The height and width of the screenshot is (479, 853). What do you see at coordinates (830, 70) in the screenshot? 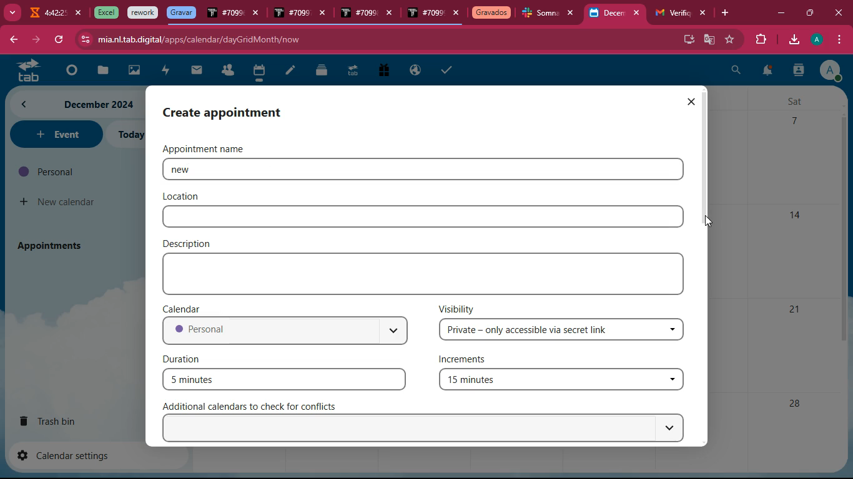
I see `profile` at bounding box center [830, 70].